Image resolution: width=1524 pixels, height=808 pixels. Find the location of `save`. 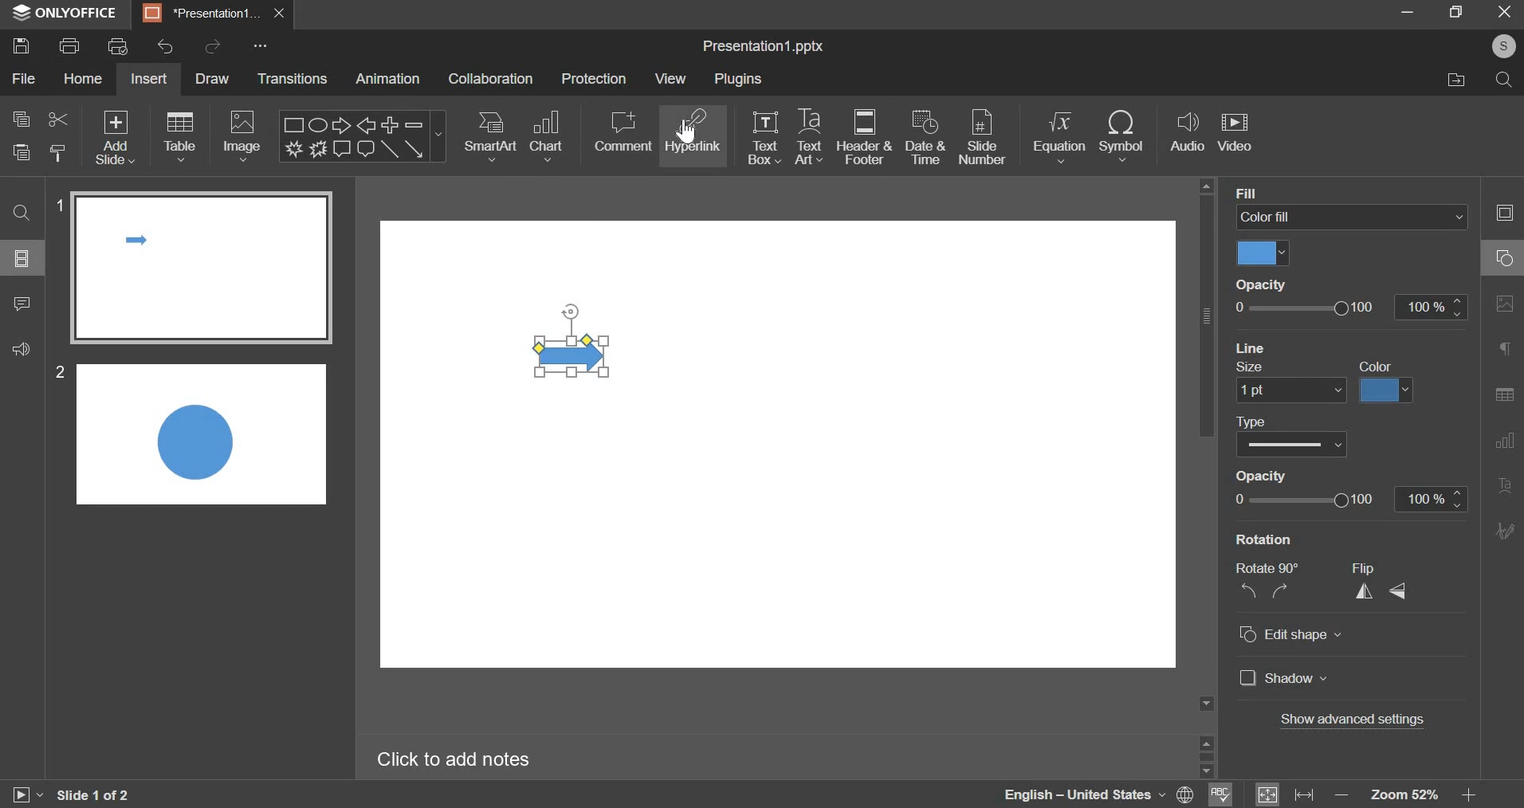

save is located at coordinates (22, 46).